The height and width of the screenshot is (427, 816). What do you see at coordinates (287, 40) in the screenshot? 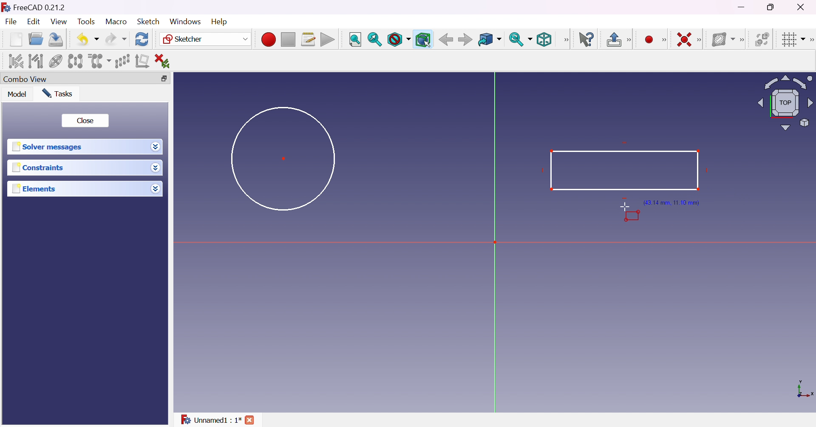
I see `Stop macro recording` at bounding box center [287, 40].